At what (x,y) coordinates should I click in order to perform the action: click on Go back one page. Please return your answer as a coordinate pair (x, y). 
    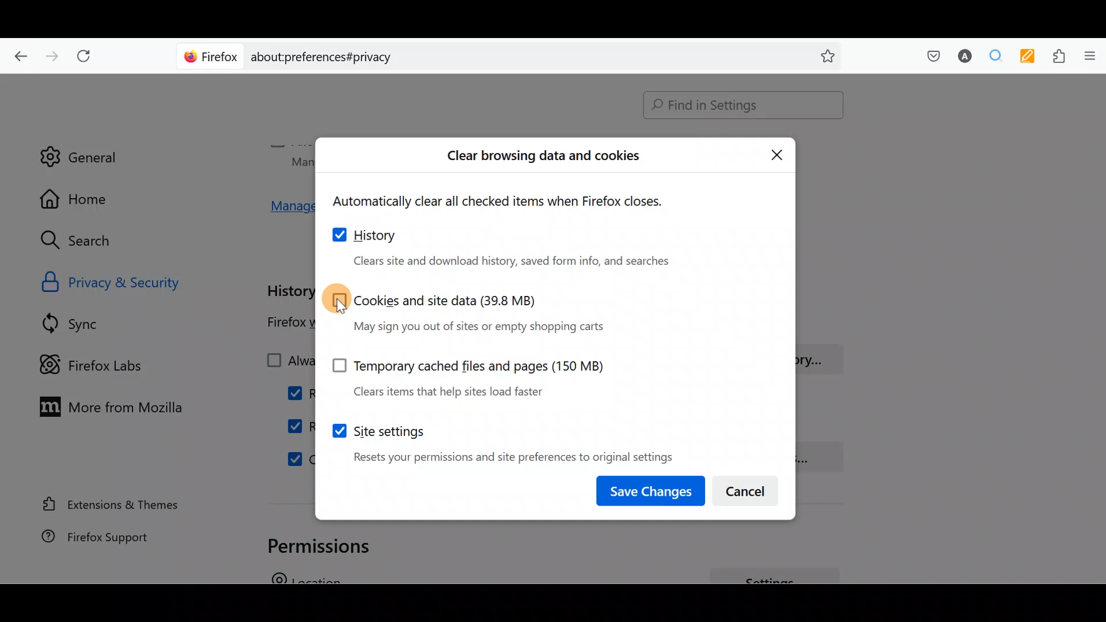
    Looking at the image, I should click on (18, 55).